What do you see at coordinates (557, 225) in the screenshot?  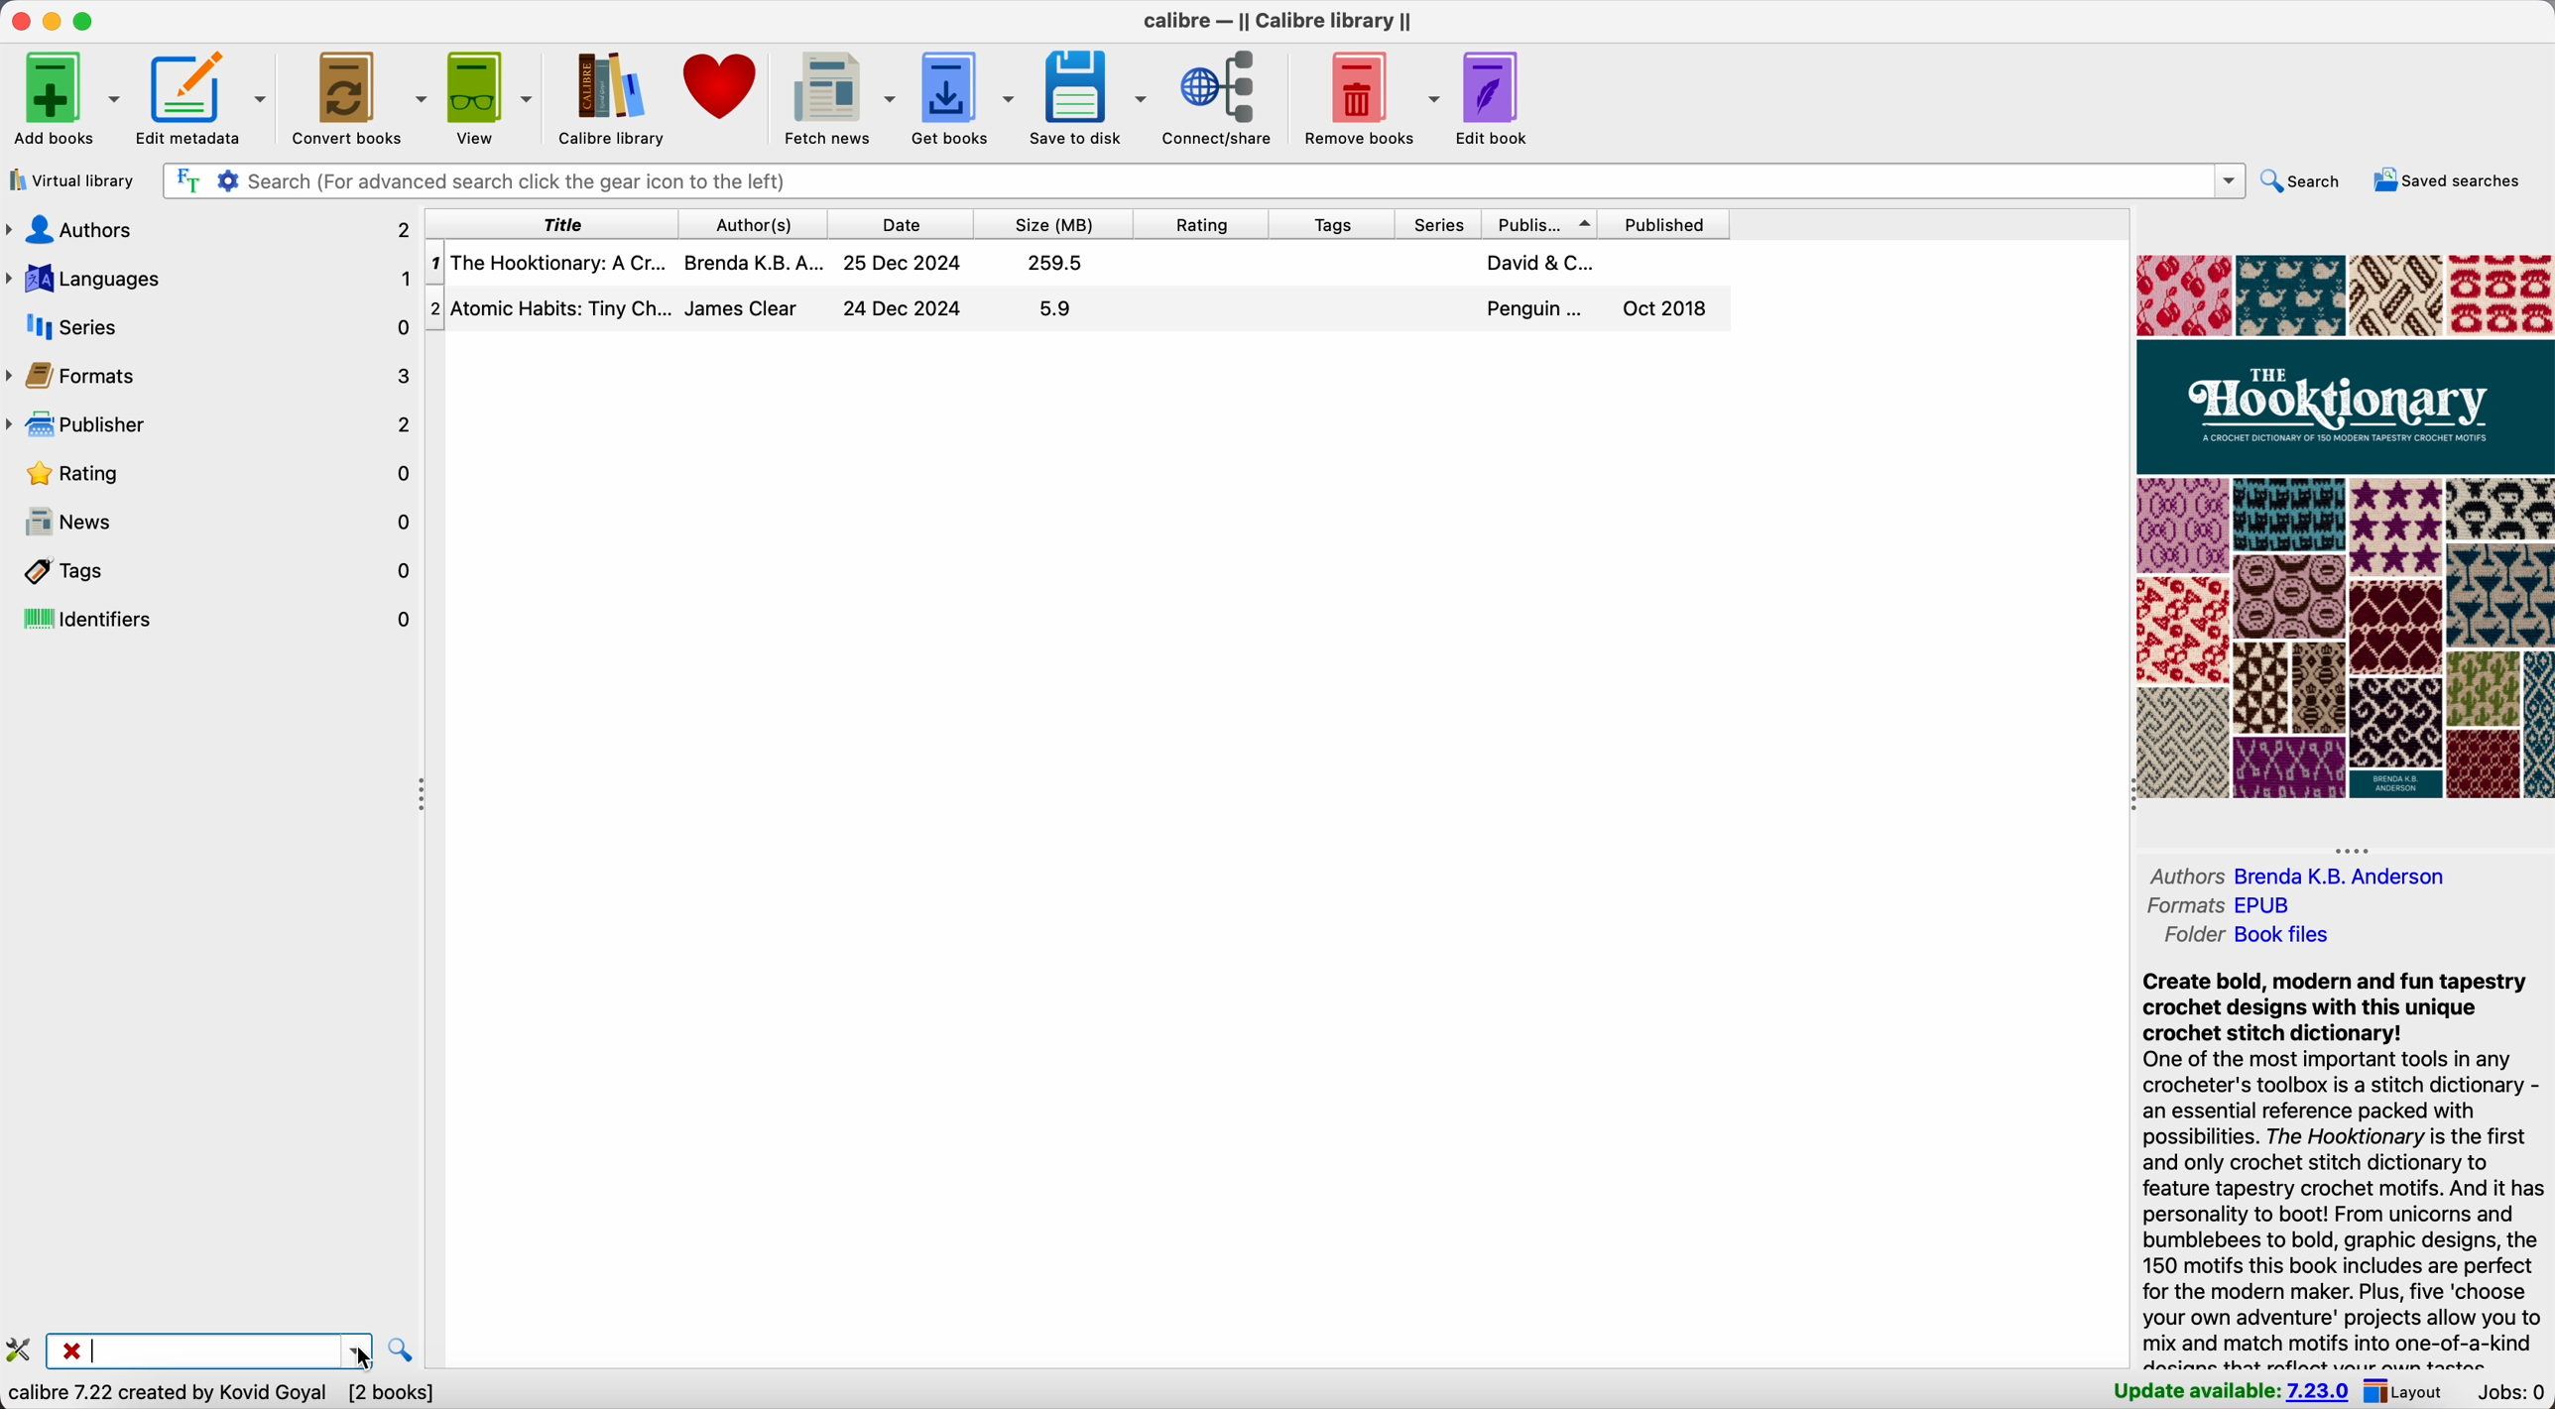 I see `title` at bounding box center [557, 225].